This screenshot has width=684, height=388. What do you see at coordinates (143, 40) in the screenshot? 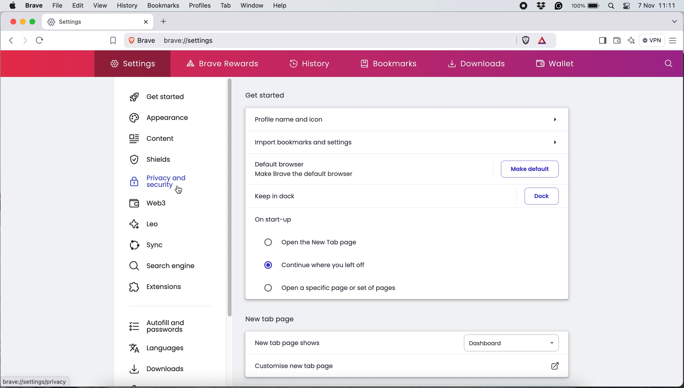
I see `view site information` at bounding box center [143, 40].